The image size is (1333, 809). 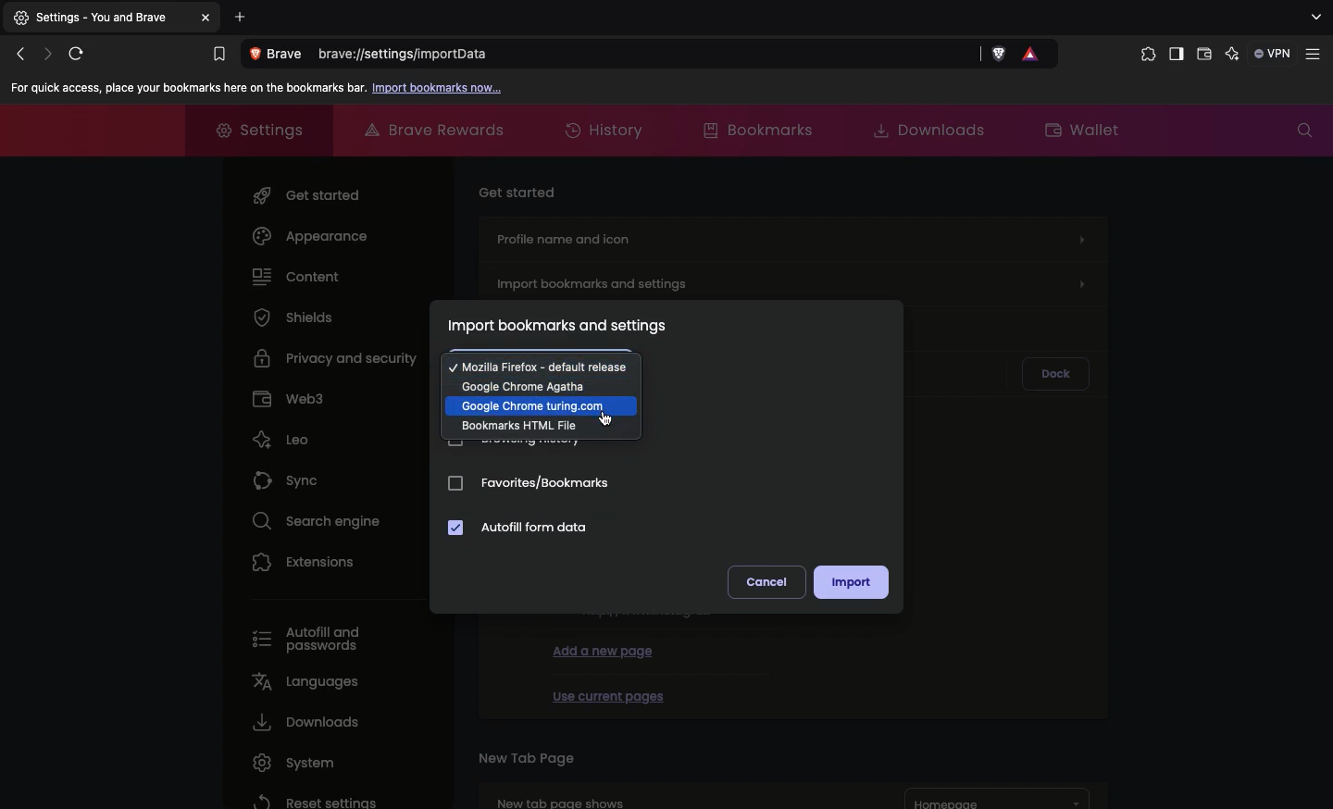 I want to click on Wallet, so click(x=1204, y=56).